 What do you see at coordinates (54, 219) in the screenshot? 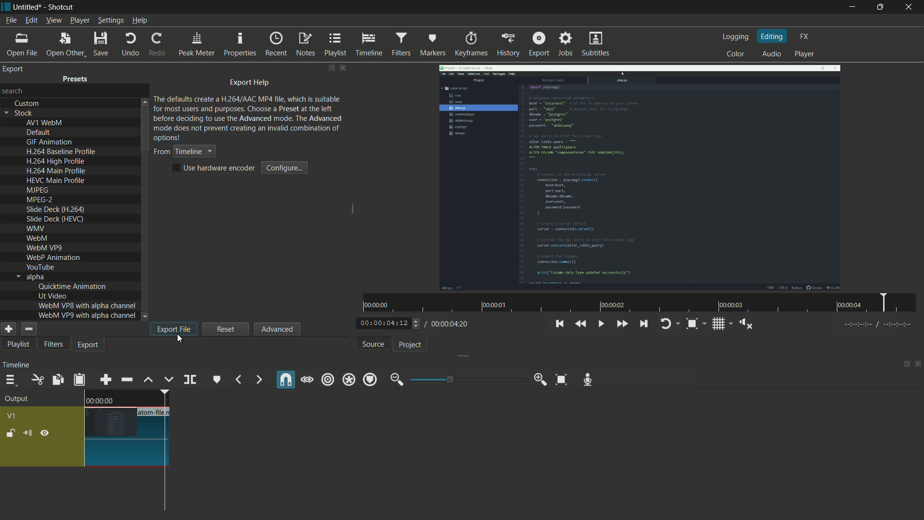
I see `slide deck(hevc)` at bounding box center [54, 219].